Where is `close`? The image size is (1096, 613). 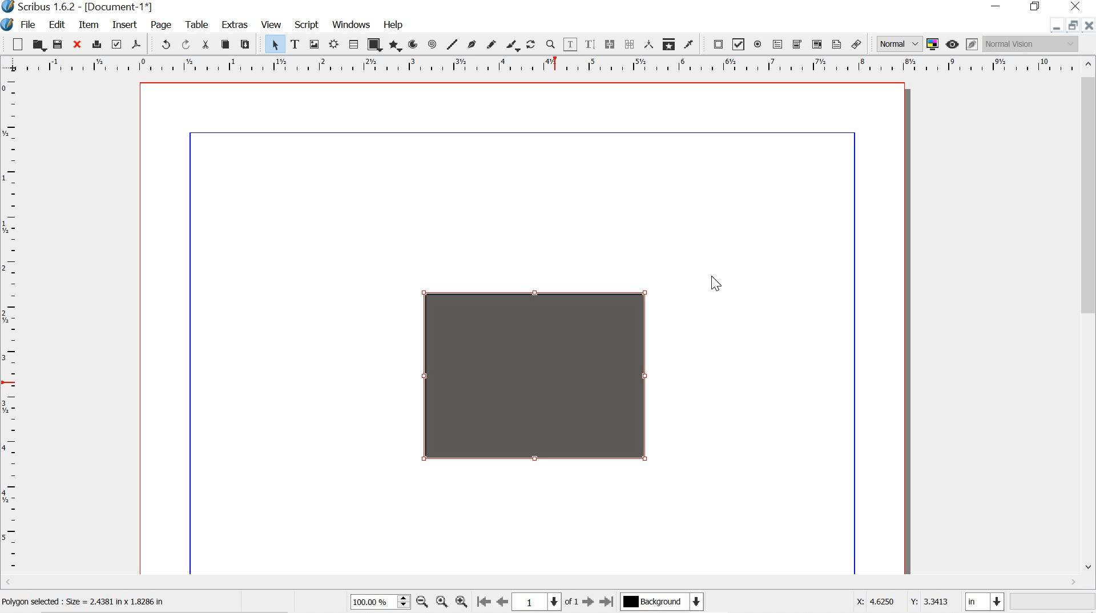 close is located at coordinates (1076, 7).